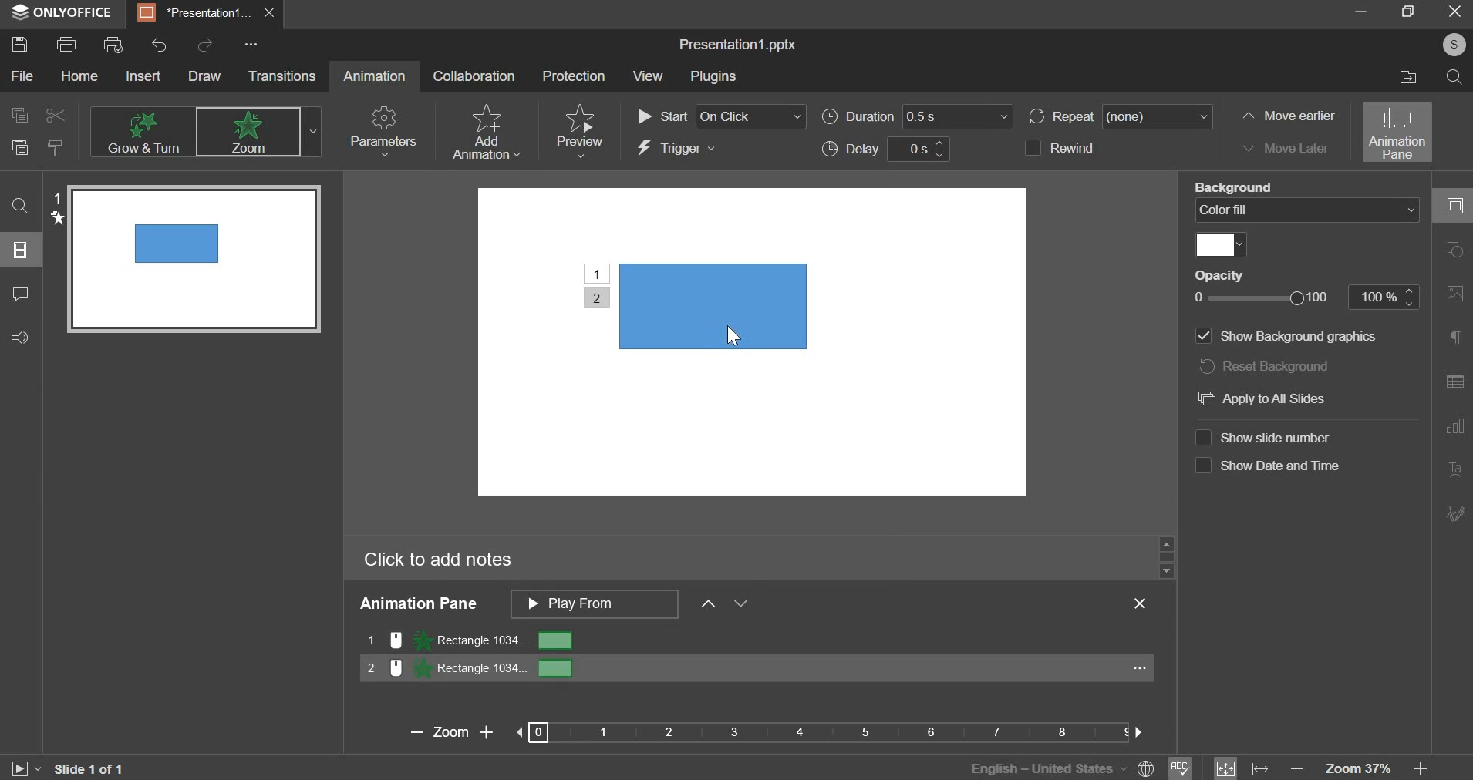  Describe the element at coordinates (1357, 12) in the screenshot. I see `minimize` at that location.